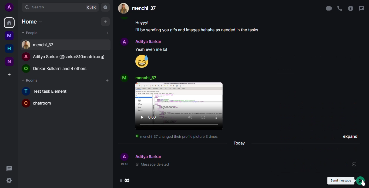 The height and width of the screenshot is (188, 369). What do you see at coordinates (66, 57) in the screenshot?
I see `people` at bounding box center [66, 57].